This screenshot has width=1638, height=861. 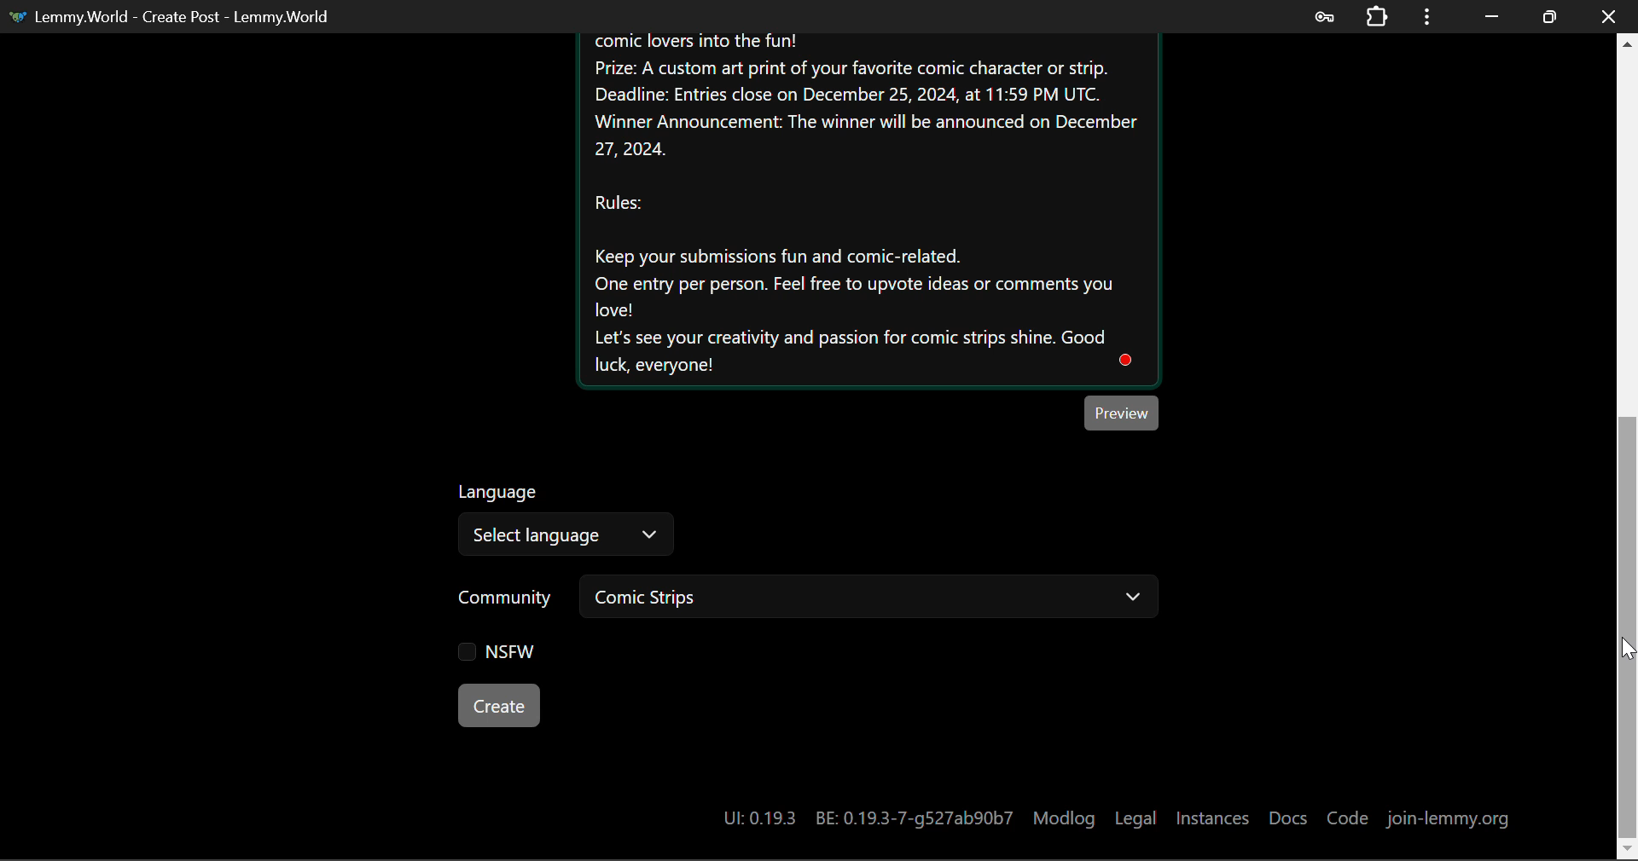 I want to click on Language, so click(x=501, y=489).